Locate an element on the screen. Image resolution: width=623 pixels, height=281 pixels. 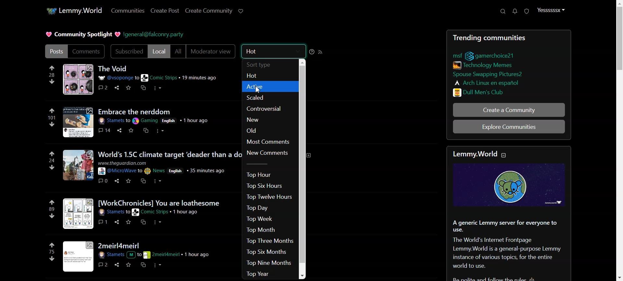
Explore Community is located at coordinates (509, 126).